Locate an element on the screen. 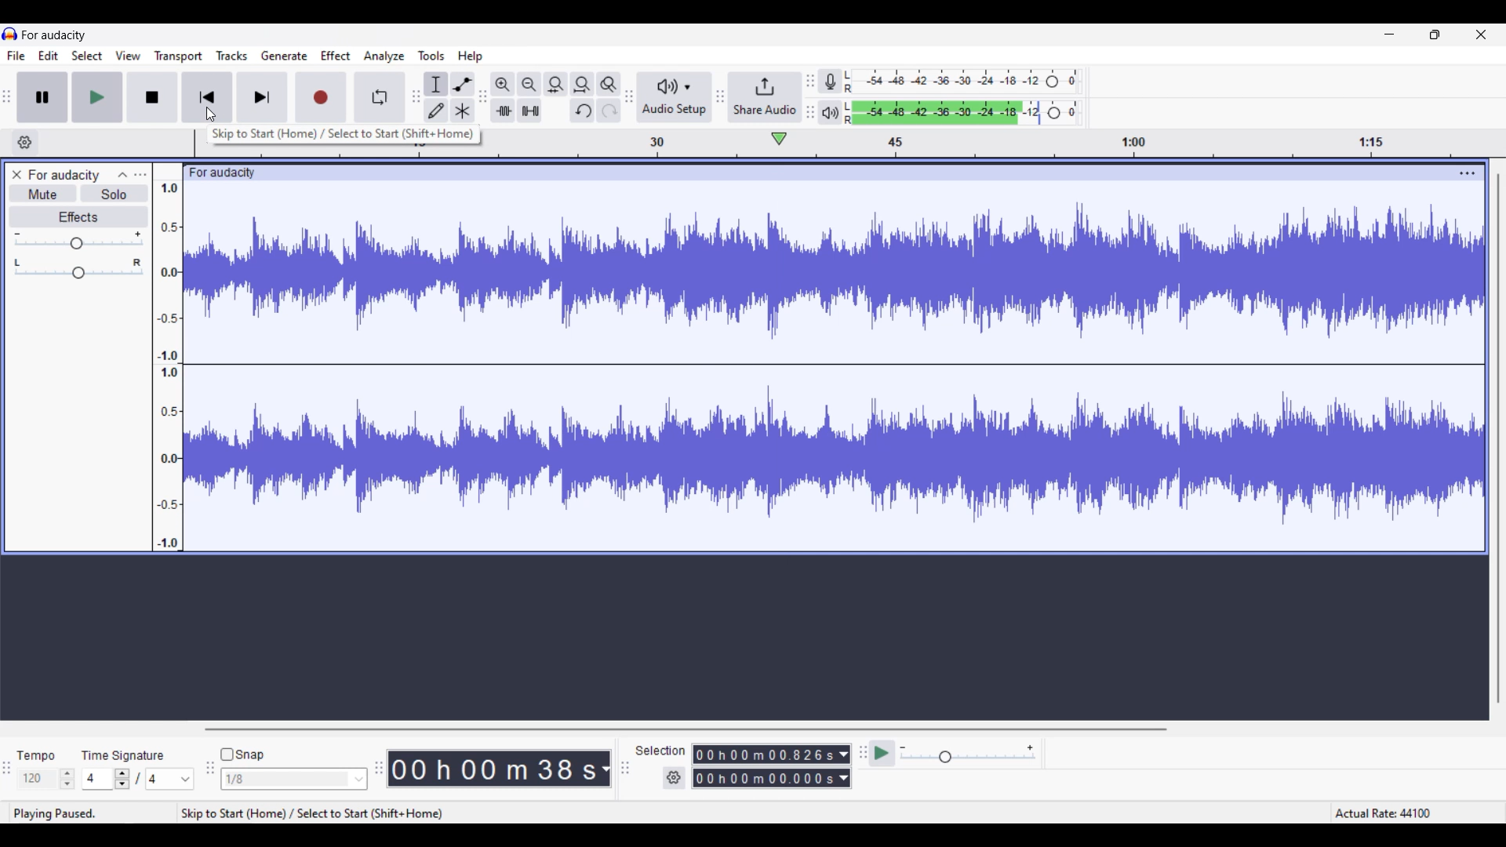 This screenshot has width=1506, height=847. Redo is located at coordinates (608, 111).